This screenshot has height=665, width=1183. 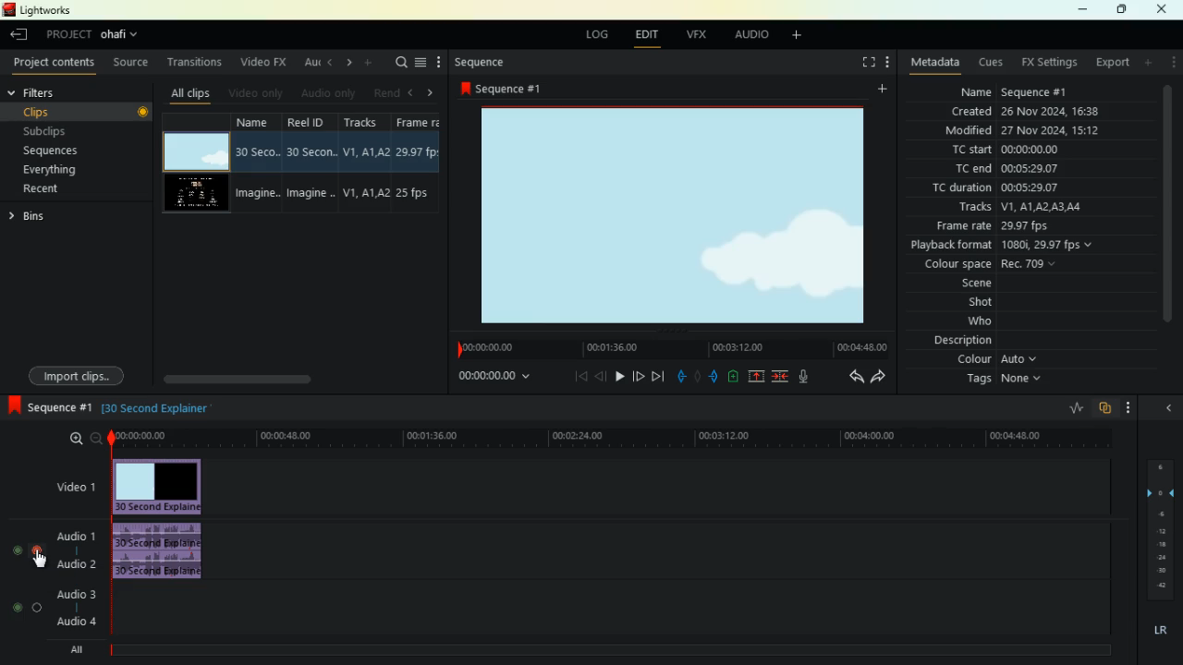 What do you see at coordinates (993, 264) in the screenshot?
I see `colour space` at bounding box center [993, 264].